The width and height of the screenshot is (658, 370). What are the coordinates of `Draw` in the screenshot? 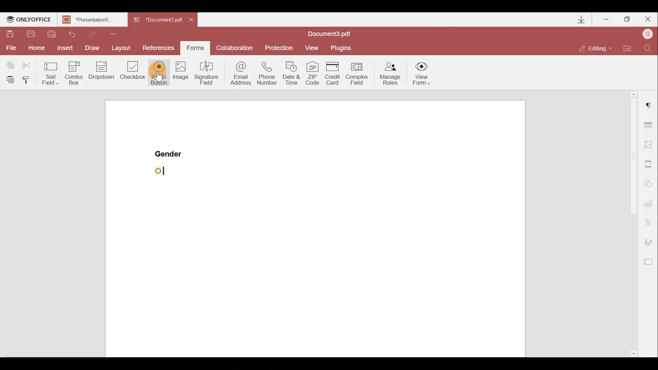 It's located at (92, 47).